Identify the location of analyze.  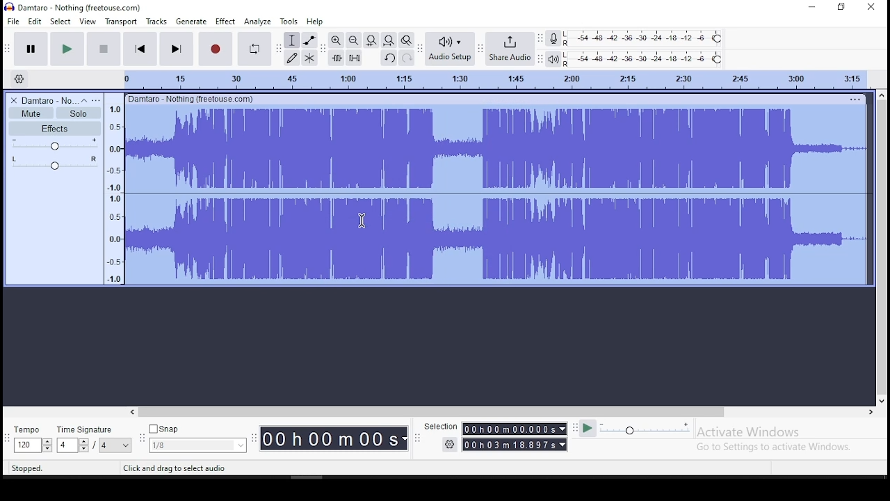
(257, 22).